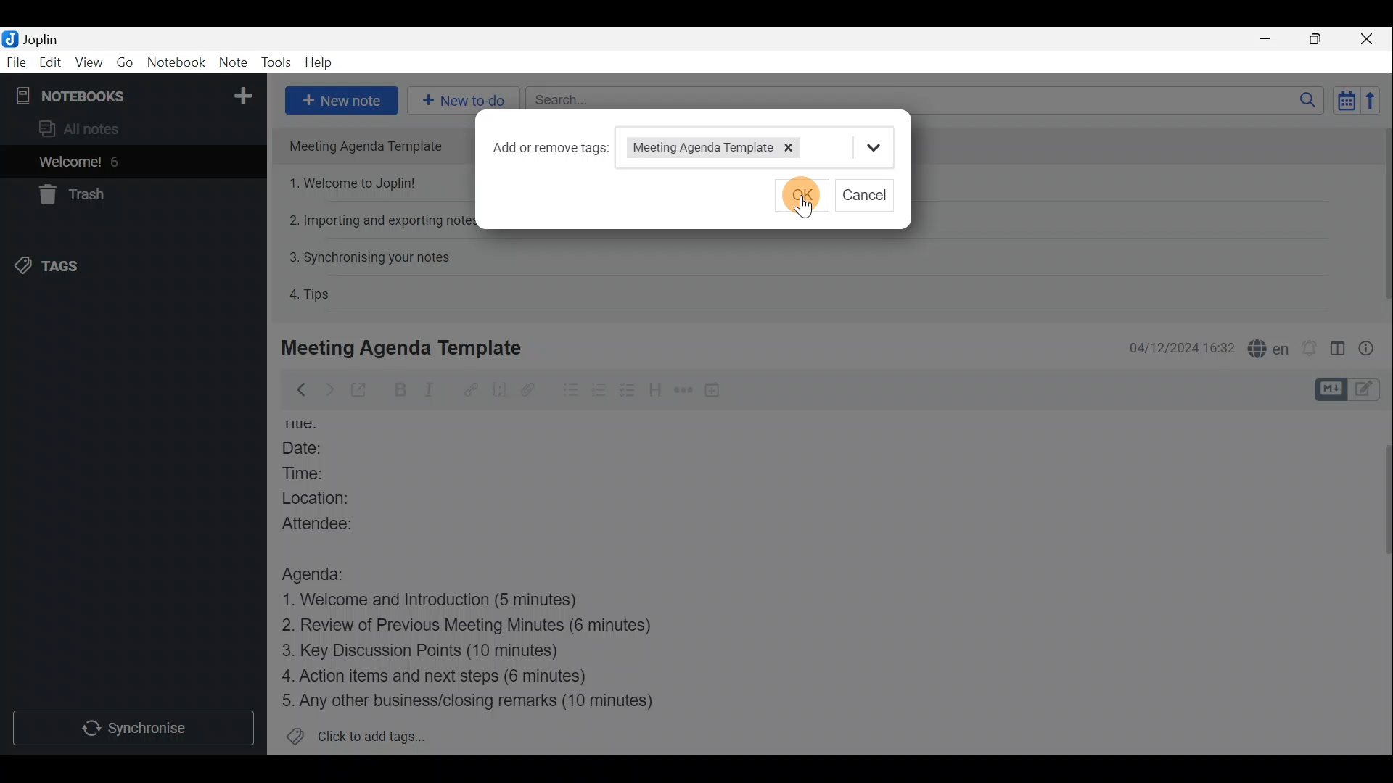  What do you see at coordinates (383, 220) in the screenshot?
I see `2. Importing and exporting notes` at bounding box center [383, 220].